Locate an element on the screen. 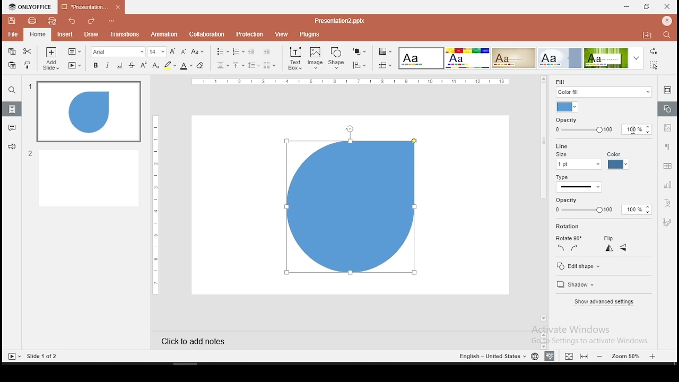 The width and height of the screenshot is (679, 382). chart settings is located at coordinates (667, 185).